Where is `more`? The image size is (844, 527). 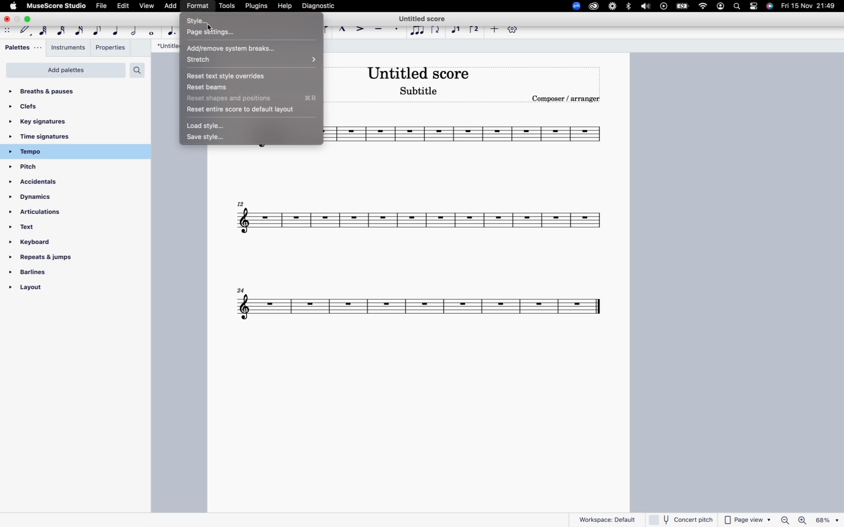 more is located at coordinates (494, 31).